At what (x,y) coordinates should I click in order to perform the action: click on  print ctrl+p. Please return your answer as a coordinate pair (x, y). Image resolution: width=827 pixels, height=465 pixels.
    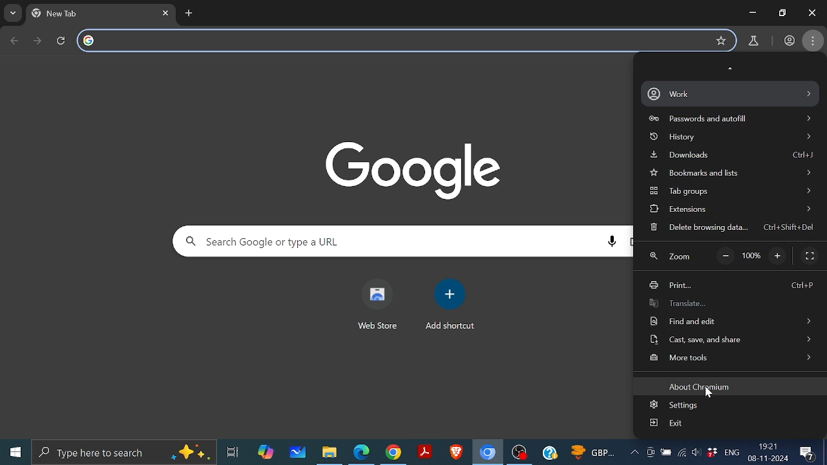
    Looking at the image, I should click on (729, 286).